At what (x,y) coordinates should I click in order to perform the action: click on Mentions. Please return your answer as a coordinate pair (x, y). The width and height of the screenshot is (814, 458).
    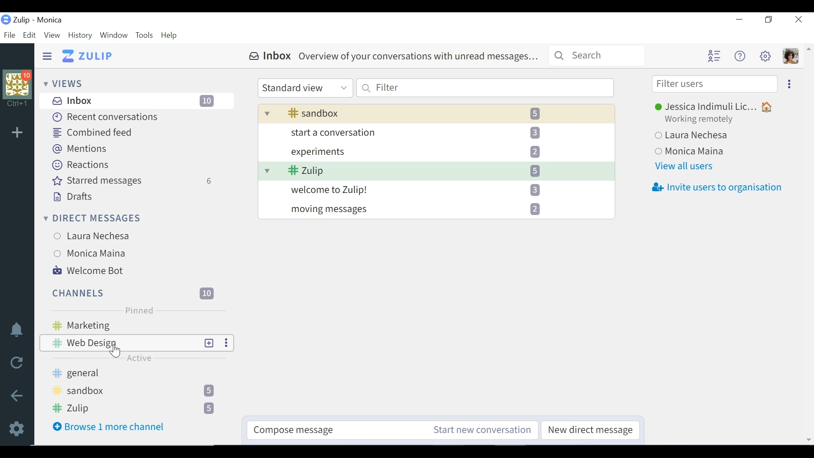
    Looking at the image, I should click on (80, 149).